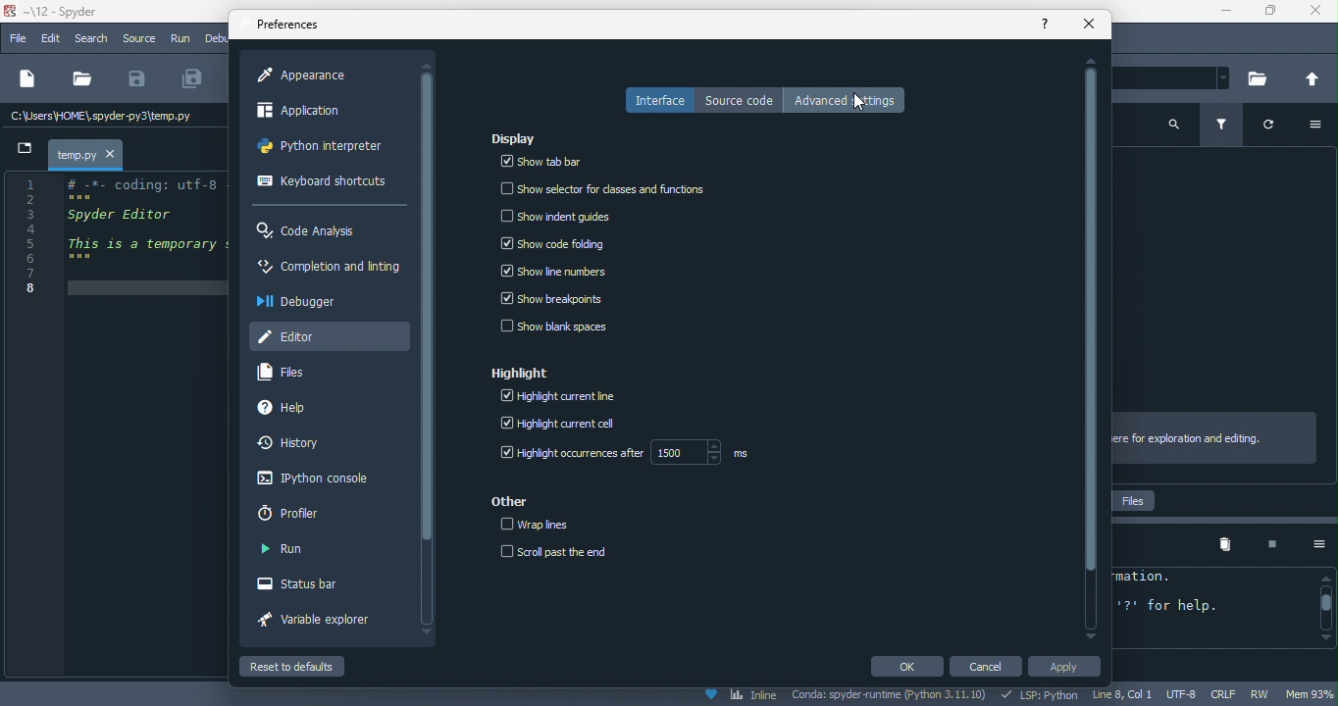 This screenshot has height=706, width=1338. What do you see at coordinates (515, 501) in the screenshot?
I see `other` at bounding box center [515, 501].